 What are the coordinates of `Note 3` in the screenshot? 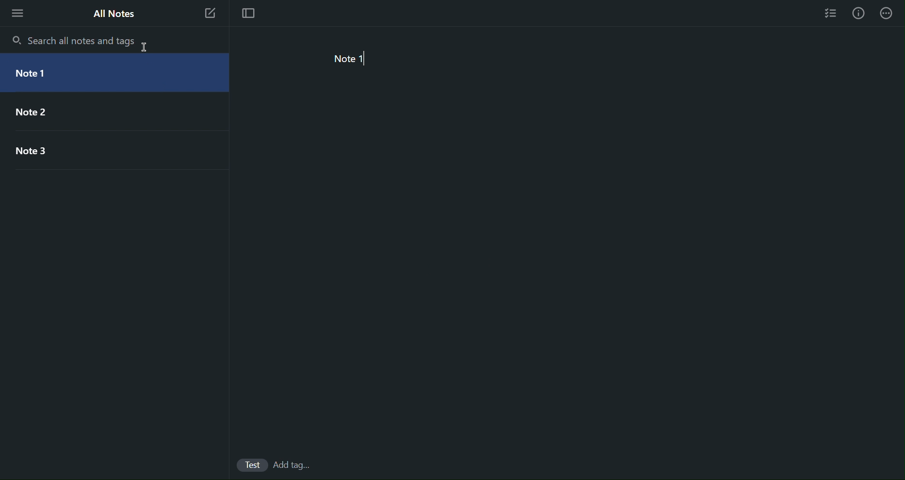 It's located at (98, 150).